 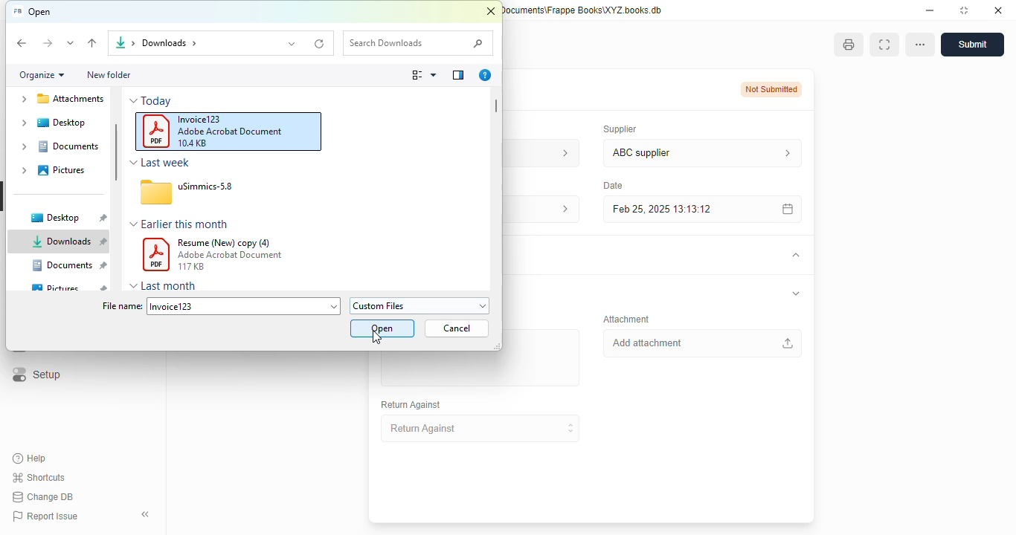 I want to click on file name input field, so click(x=244, y=305).